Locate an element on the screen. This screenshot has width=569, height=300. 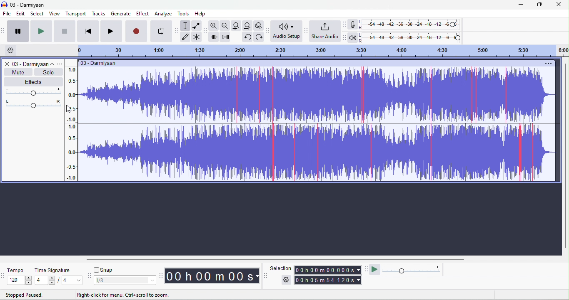
R is located at coordinates (361, 28).